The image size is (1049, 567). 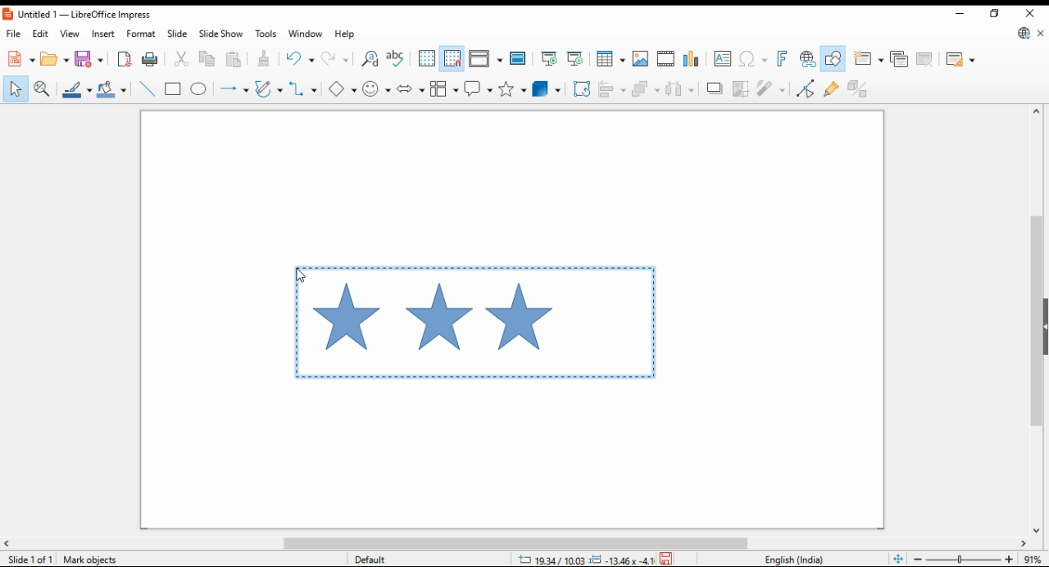 I want to click on master slide, so click(x=519, y=58).